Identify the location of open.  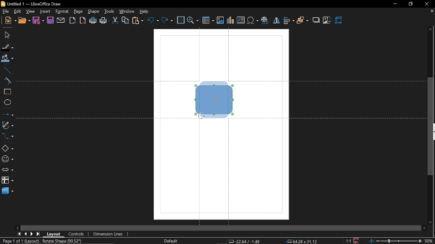
(24, 21).